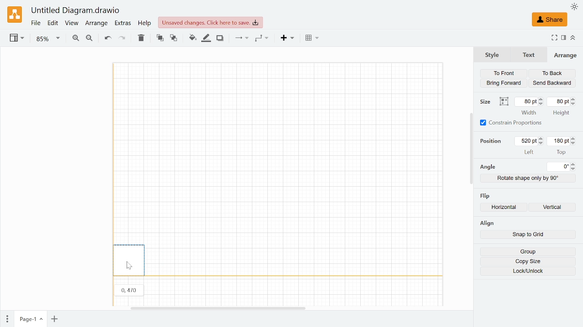 This screenshot has height=327, width=583. I want to click on Delete, so click(141, 38).